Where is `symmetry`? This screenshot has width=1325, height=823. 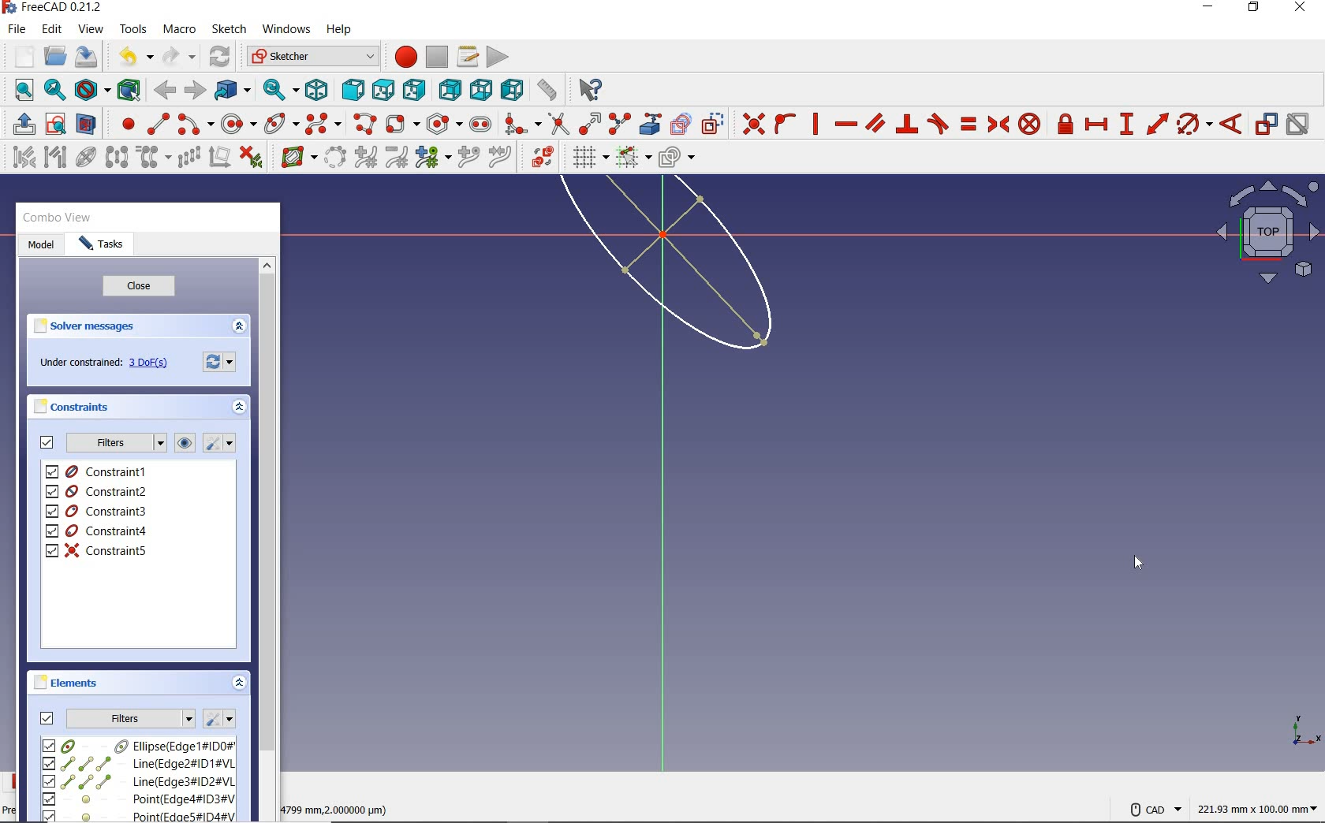 symmetry is located at coordinates (118, 156).